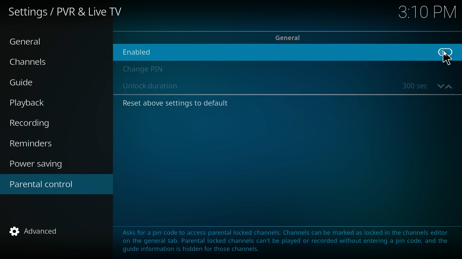 The image size is (462, 259). What do you see at coordinates (34, 144) in the screenshot?
I see `reminders` at bounding box center [34, 144].